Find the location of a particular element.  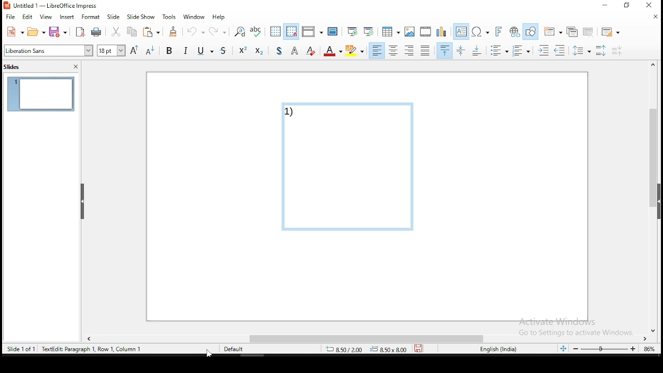

copy is located at coordinates (133, 32).